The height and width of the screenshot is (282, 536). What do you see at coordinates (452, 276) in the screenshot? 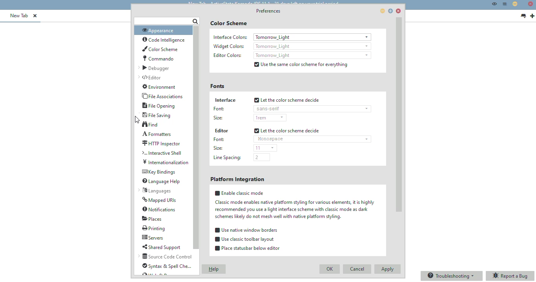
I see `troubleshooting` at bounding box center [452, 276].